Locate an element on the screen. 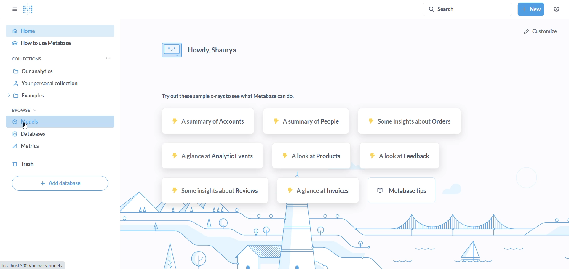 The image size is (569, 269). collections options is located at coordinates (109, 59).